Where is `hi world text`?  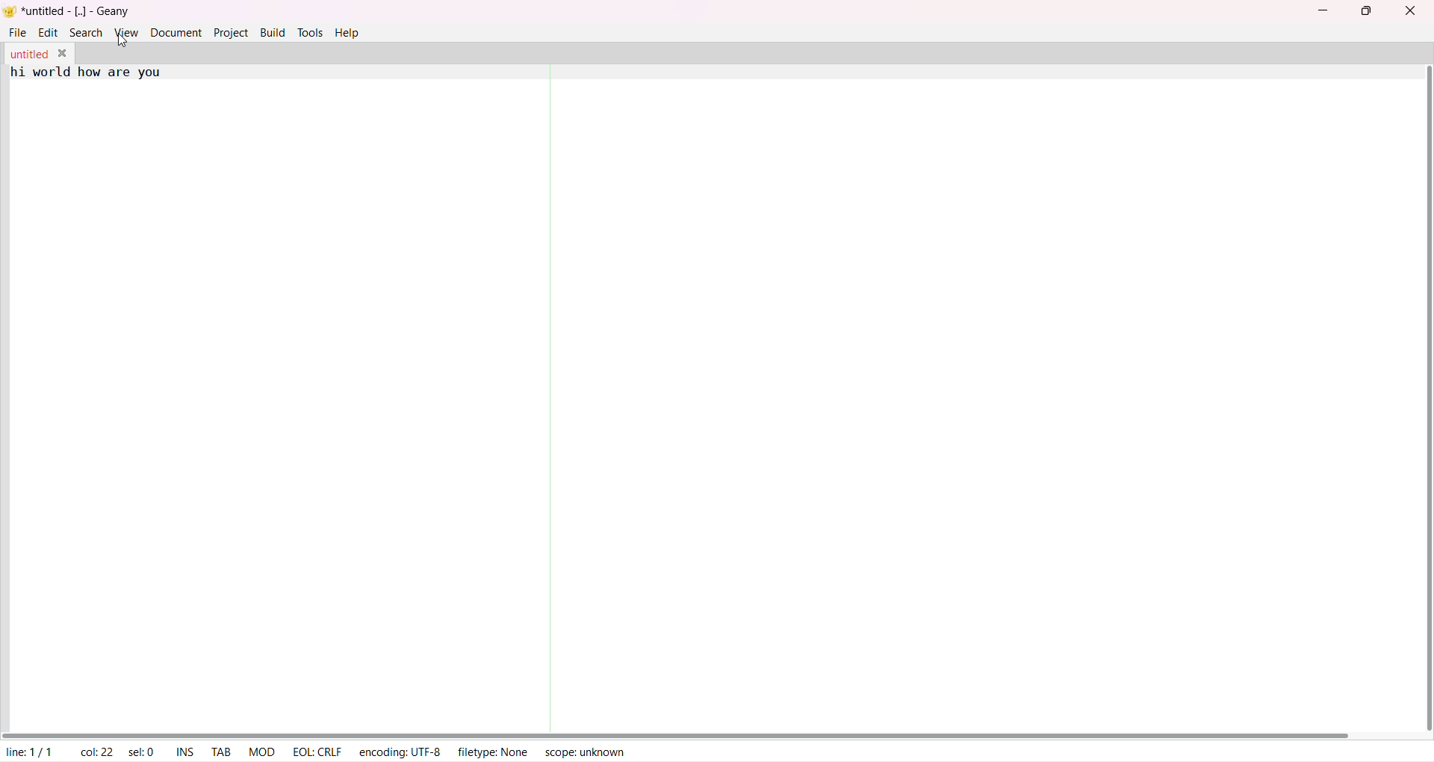 hi world text is located at coordinates (89, 77).